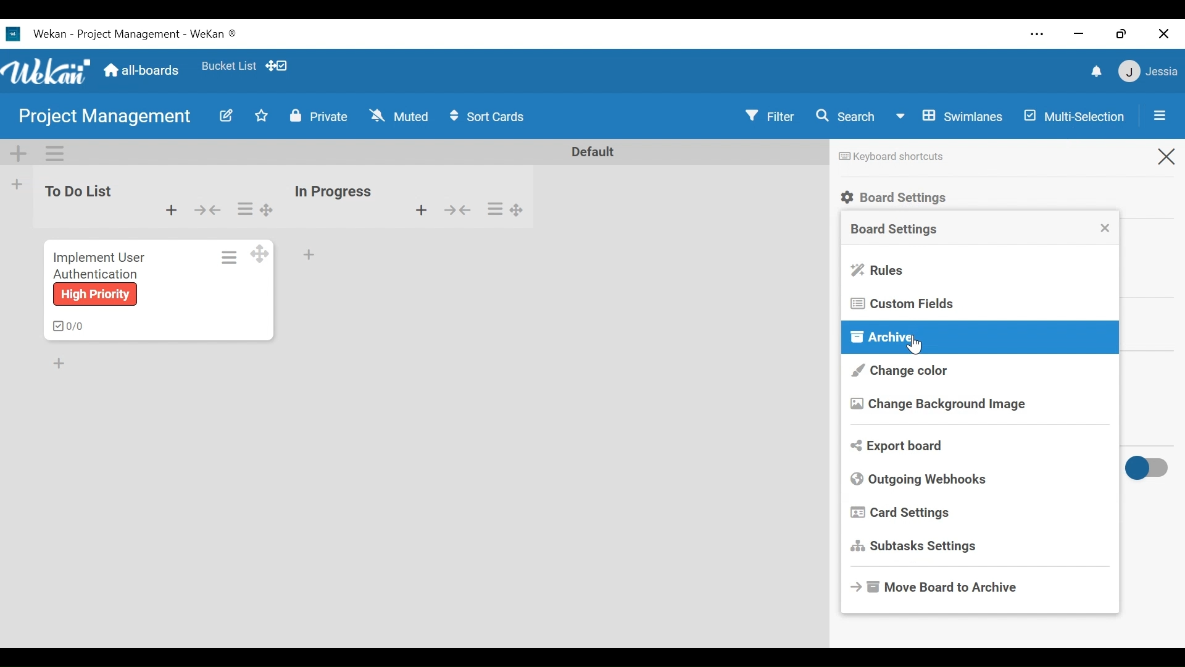 This screenshot has height=667, width=1185. I want to click on Add Card to top of the list, so click(172, 210).